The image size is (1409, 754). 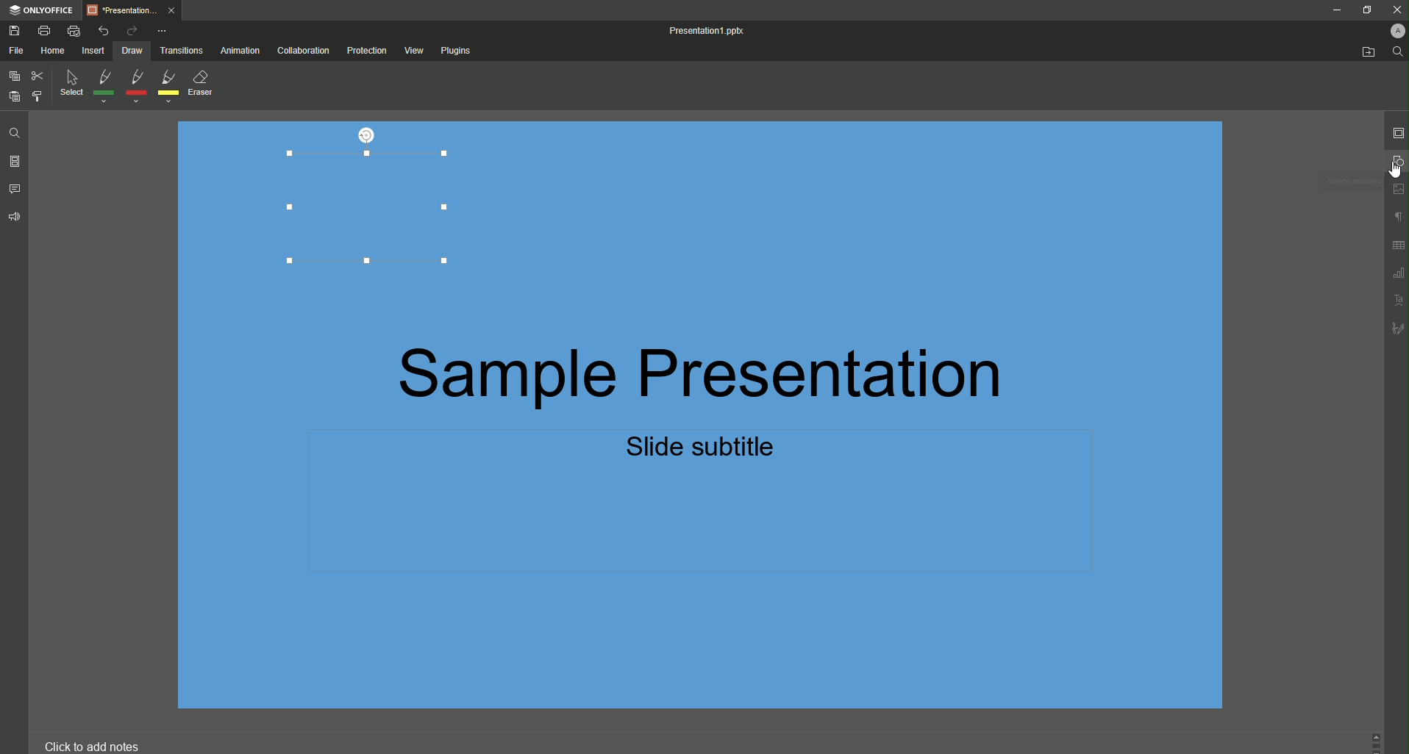 What do you see at coordinates (206, 85) in the screenshot?
I see `Eraser` at bounding box center [206, 85].